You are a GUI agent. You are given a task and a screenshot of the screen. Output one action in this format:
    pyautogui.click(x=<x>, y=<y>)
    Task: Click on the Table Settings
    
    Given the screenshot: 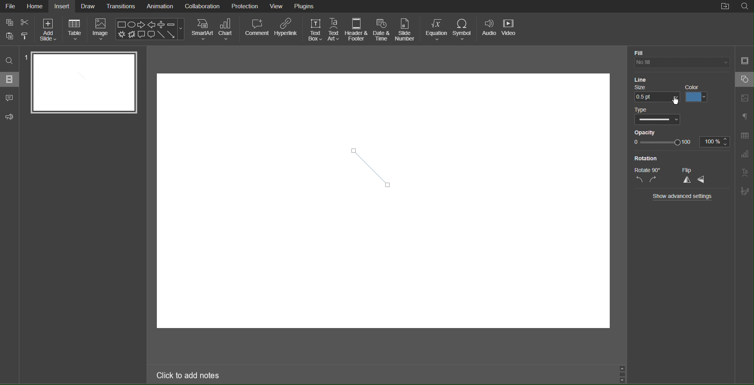 What is the action you would take?
    pyautogui.click(x=745, y=135)
    